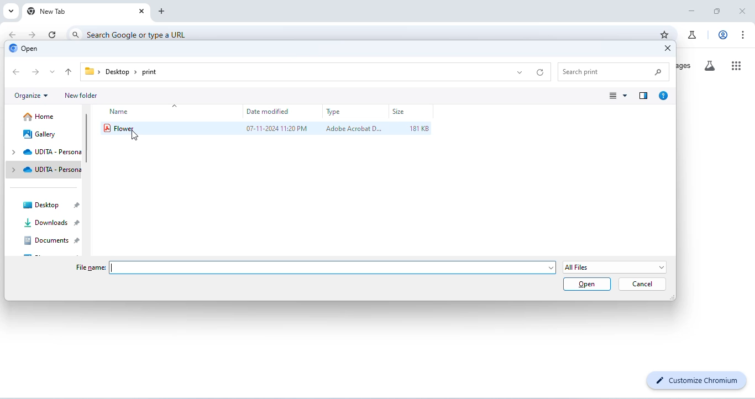 This screenshot has width=755, height=399. I want to click on documents, so click(51, 241).